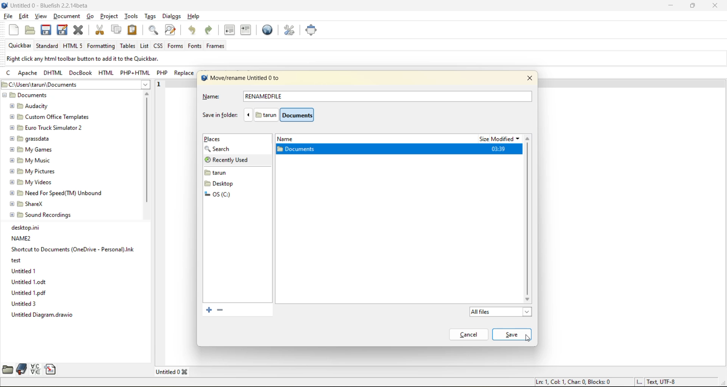 Image resolution: width=727 pixels, height=387 pixels. Describe the element at coordinates (28, 282) in the screenshot. I see `Untitled1.odt` at that location.